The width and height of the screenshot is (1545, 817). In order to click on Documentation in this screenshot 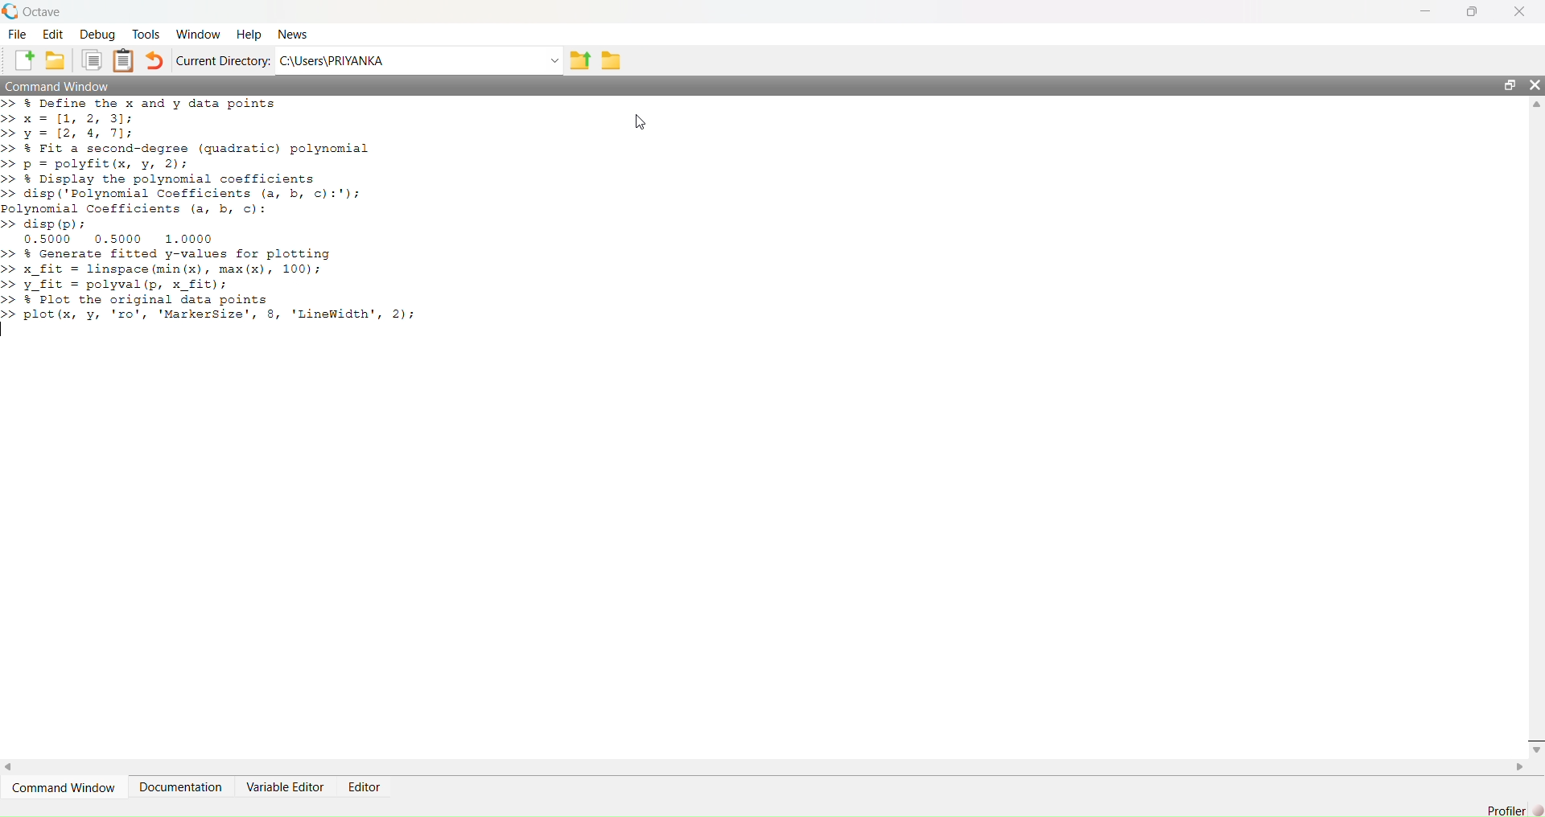, I will do `click(183, 786)`.